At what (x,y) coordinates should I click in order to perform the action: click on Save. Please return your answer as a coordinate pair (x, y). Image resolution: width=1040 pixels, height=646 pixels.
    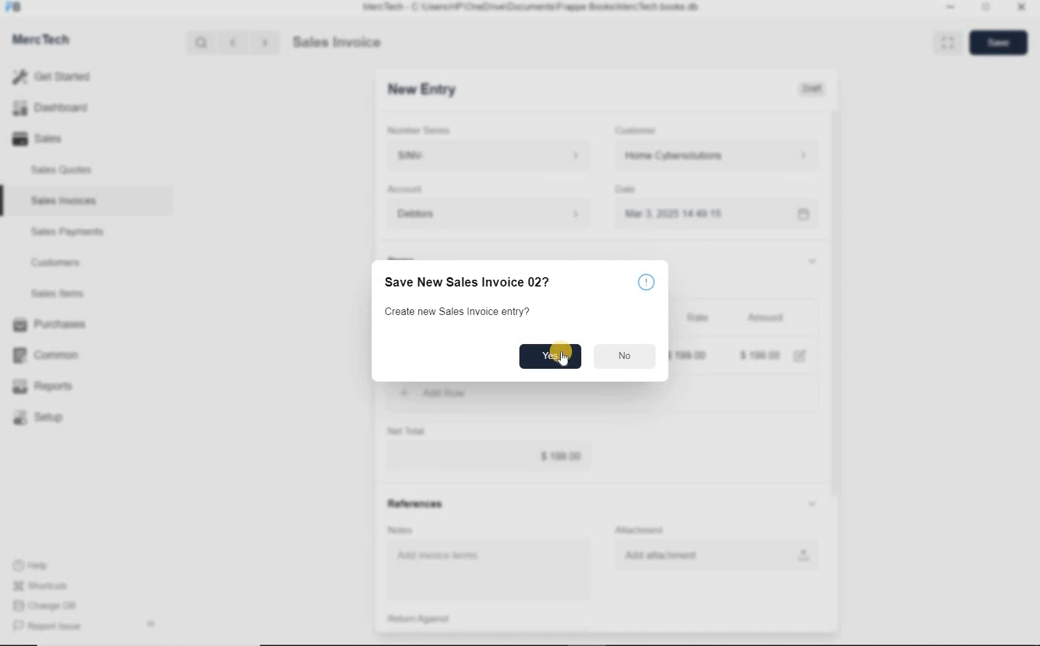
    Looking at the image, I should click on (998, 42).